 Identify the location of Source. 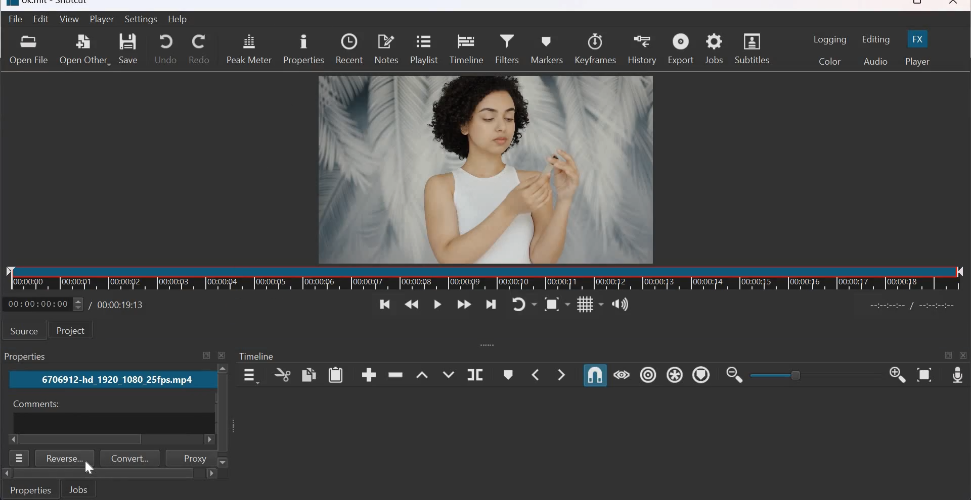
(24, 330).